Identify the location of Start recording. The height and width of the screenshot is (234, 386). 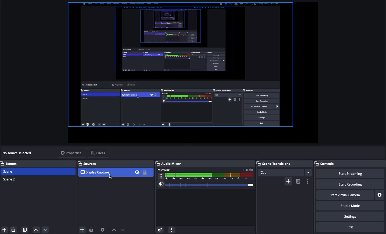
(349, 184).